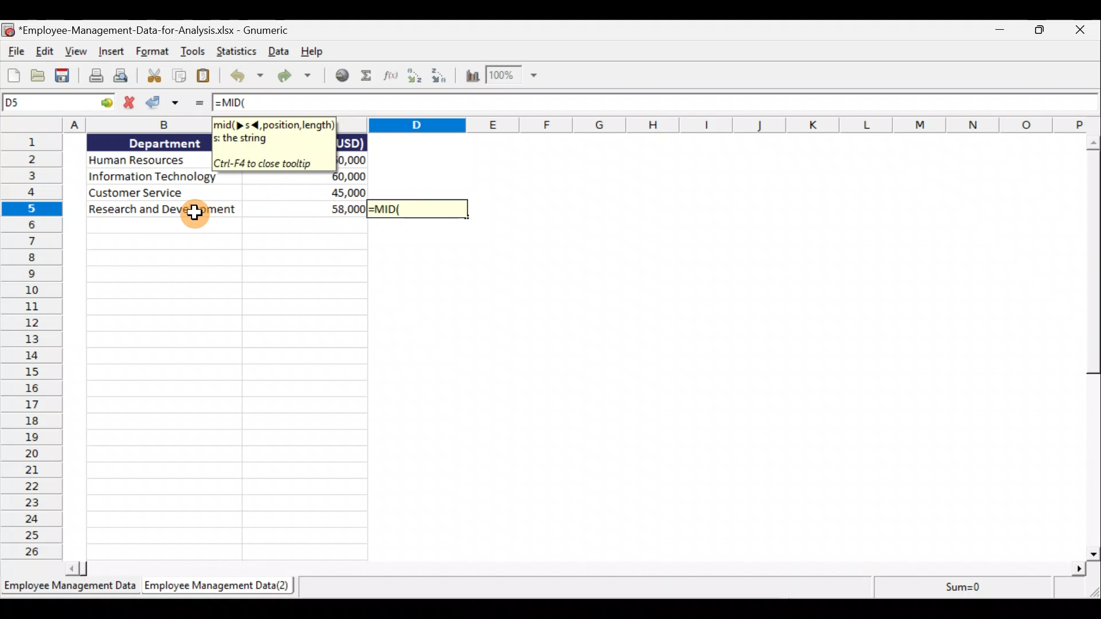  I want to click on Edit, so click(46, 53).